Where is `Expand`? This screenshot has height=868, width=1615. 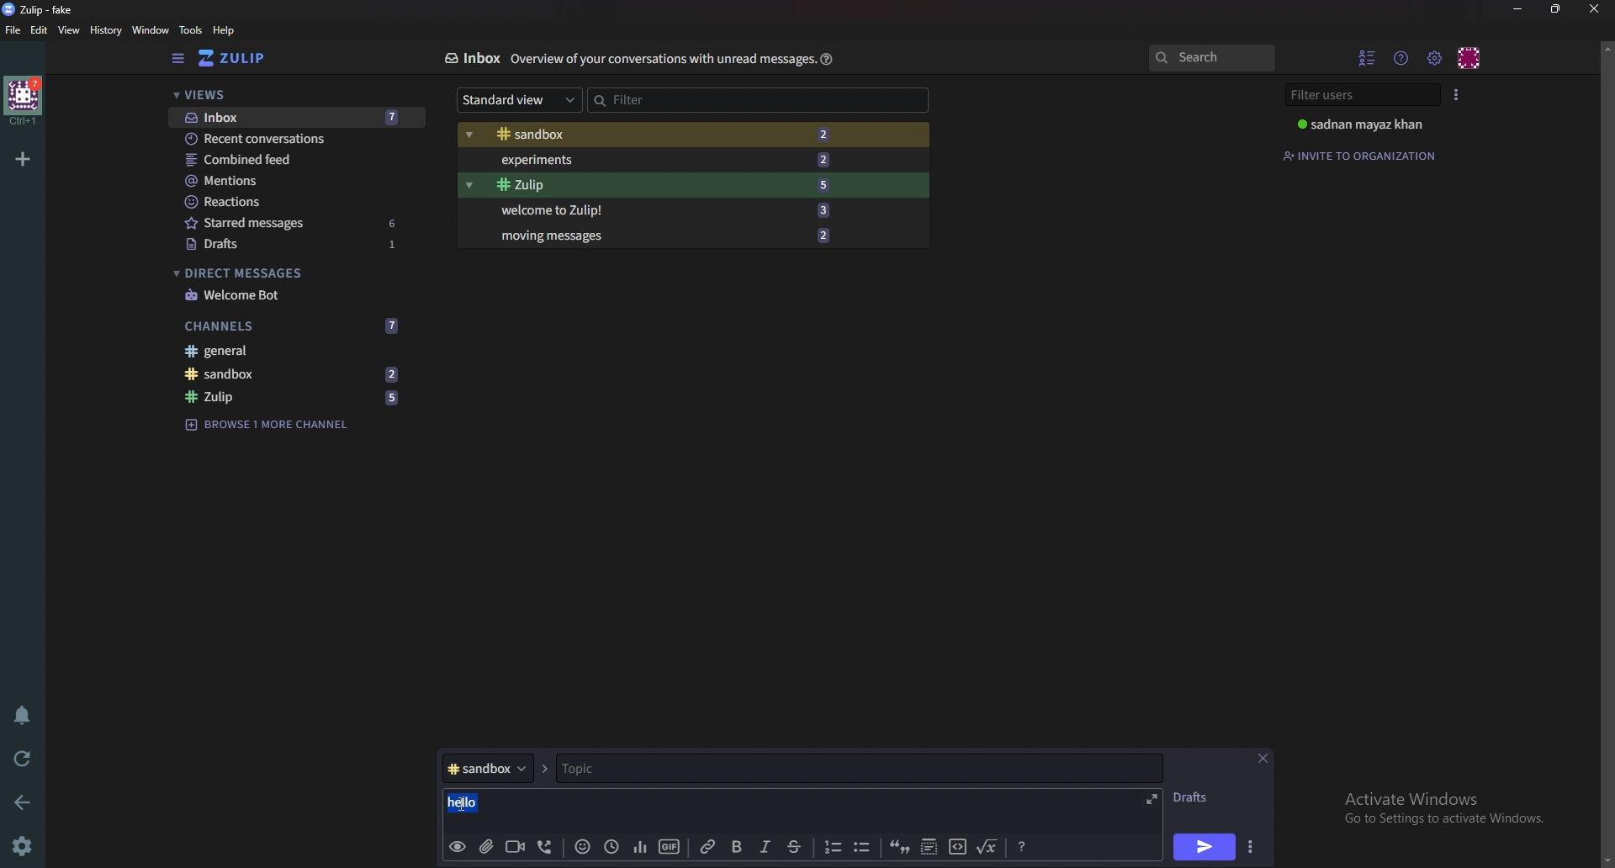 Expand is located at coordinates (1155, 797).